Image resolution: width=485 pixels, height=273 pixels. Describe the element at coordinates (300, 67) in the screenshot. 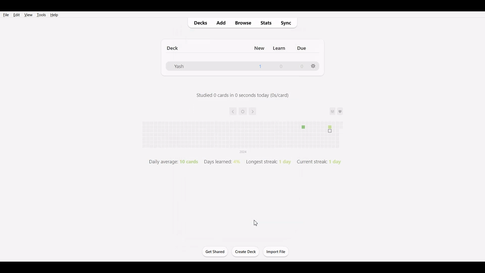

I see `0` at that location.